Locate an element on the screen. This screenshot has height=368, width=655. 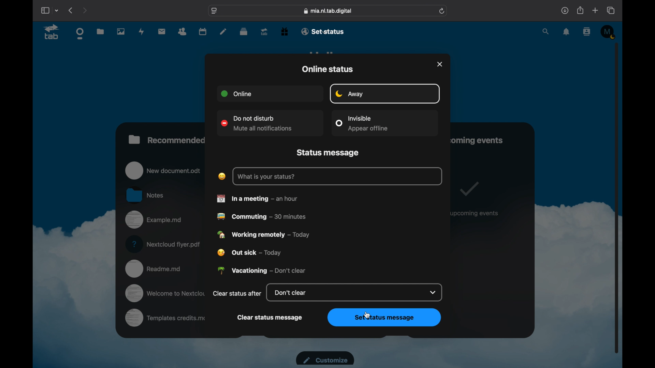
search is located at coordinates (546, 32).